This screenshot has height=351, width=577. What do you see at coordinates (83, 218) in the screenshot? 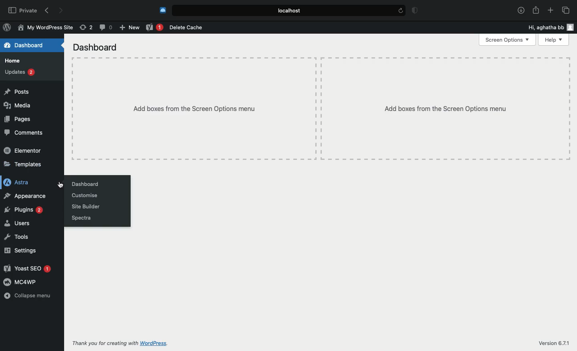
I see `Spectra` at bounding box center [83, 218].